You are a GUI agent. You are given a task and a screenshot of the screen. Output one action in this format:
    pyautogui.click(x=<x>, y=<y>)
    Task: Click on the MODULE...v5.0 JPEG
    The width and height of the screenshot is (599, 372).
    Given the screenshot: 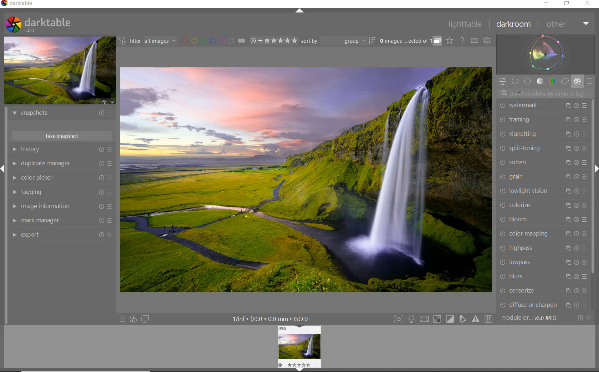 What is the action you would take?
    pyautogui.click(x=531, y=319)
    